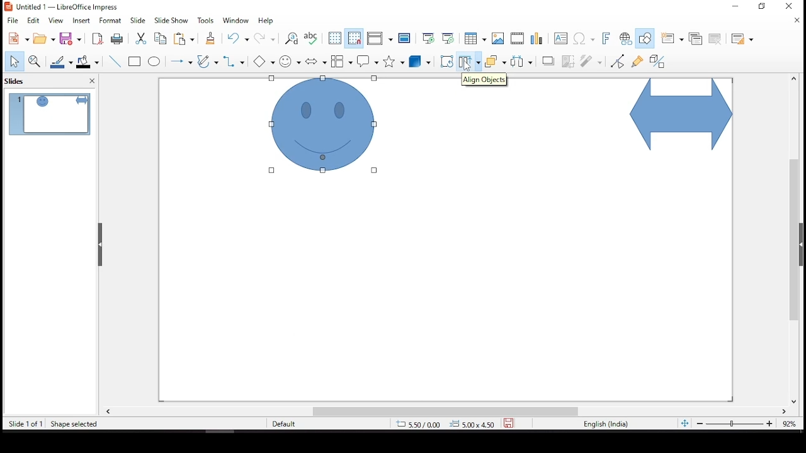  I want to click on filter, so click(592, 59).